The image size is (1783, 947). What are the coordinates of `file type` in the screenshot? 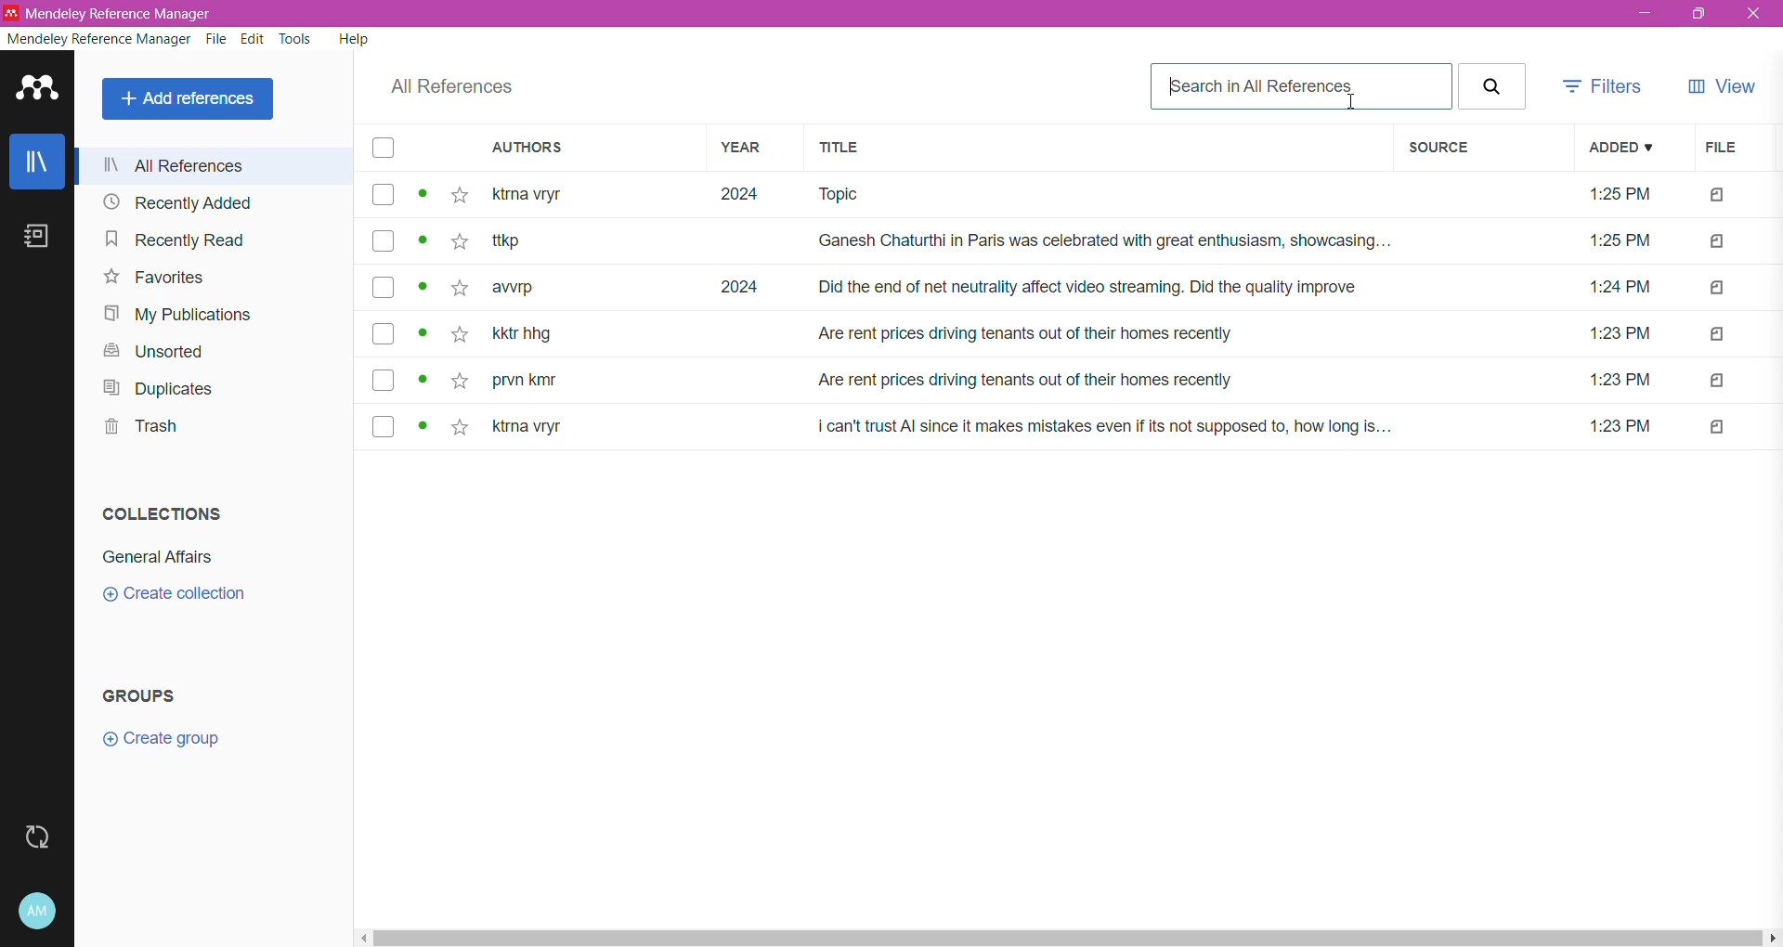 It's located at (1717, 243).